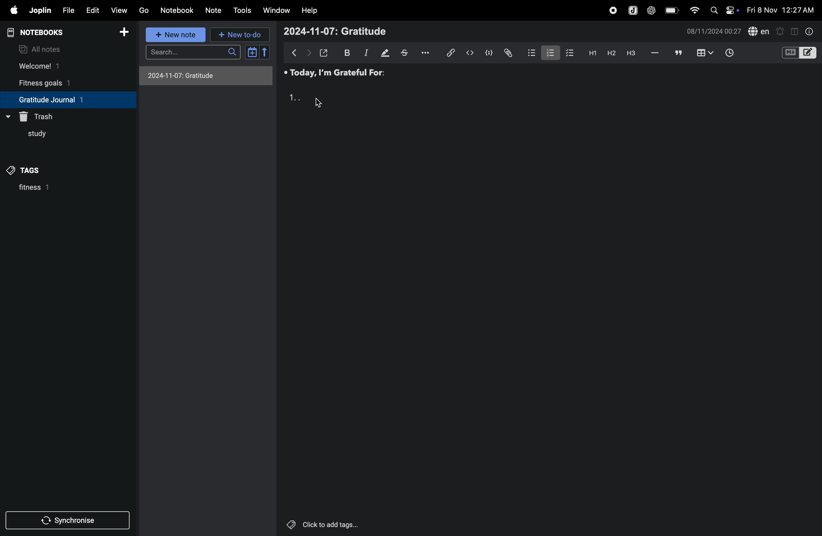  I want to click on joplin, so click(40, 10).